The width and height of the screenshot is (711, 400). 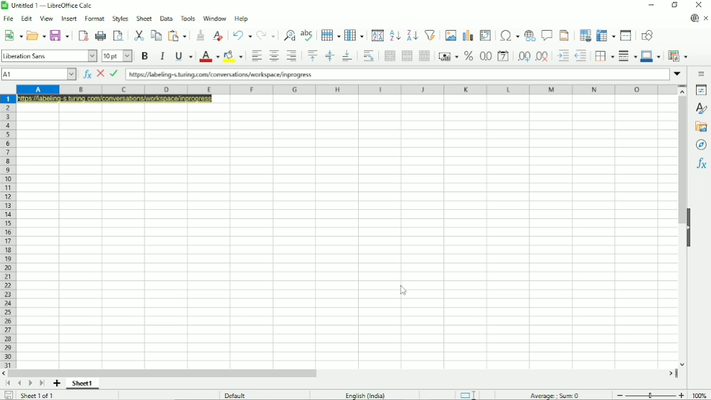 I want to click on Show draw functions, so click(x=648, y=36).